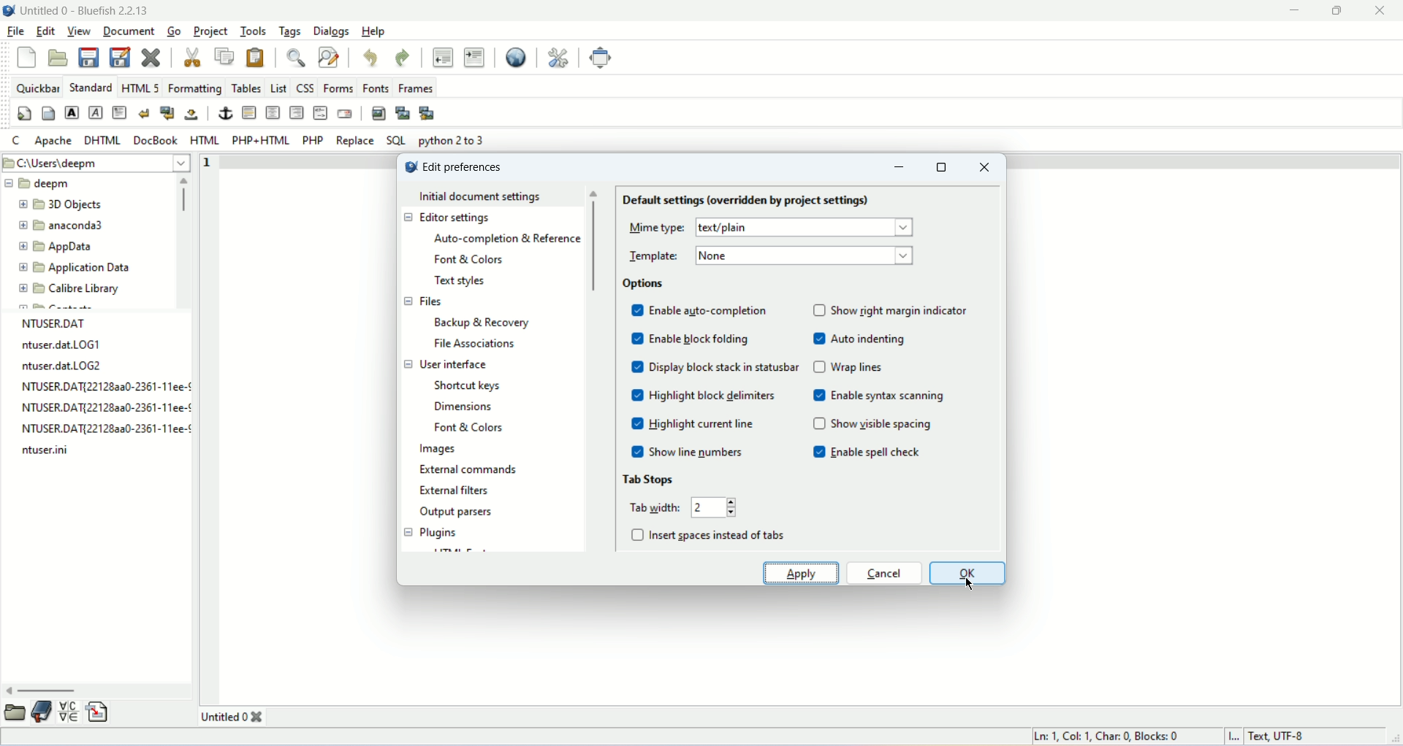 This screenshot has height=746, width=1403. What do you see at coordinates (129, 29) in the screenshot?
I see `document` at bounding box center [129, 29].